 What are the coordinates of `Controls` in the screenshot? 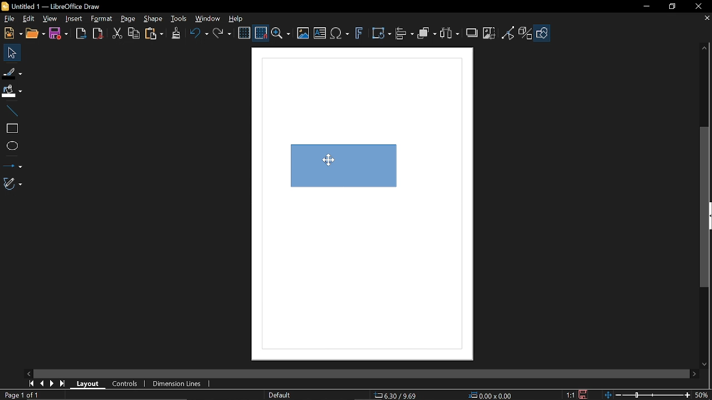 It's located at (126, 383).